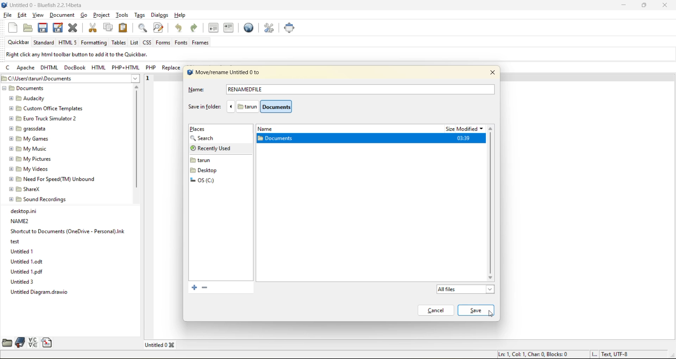  I want to click on recently used, so click(214, 148).